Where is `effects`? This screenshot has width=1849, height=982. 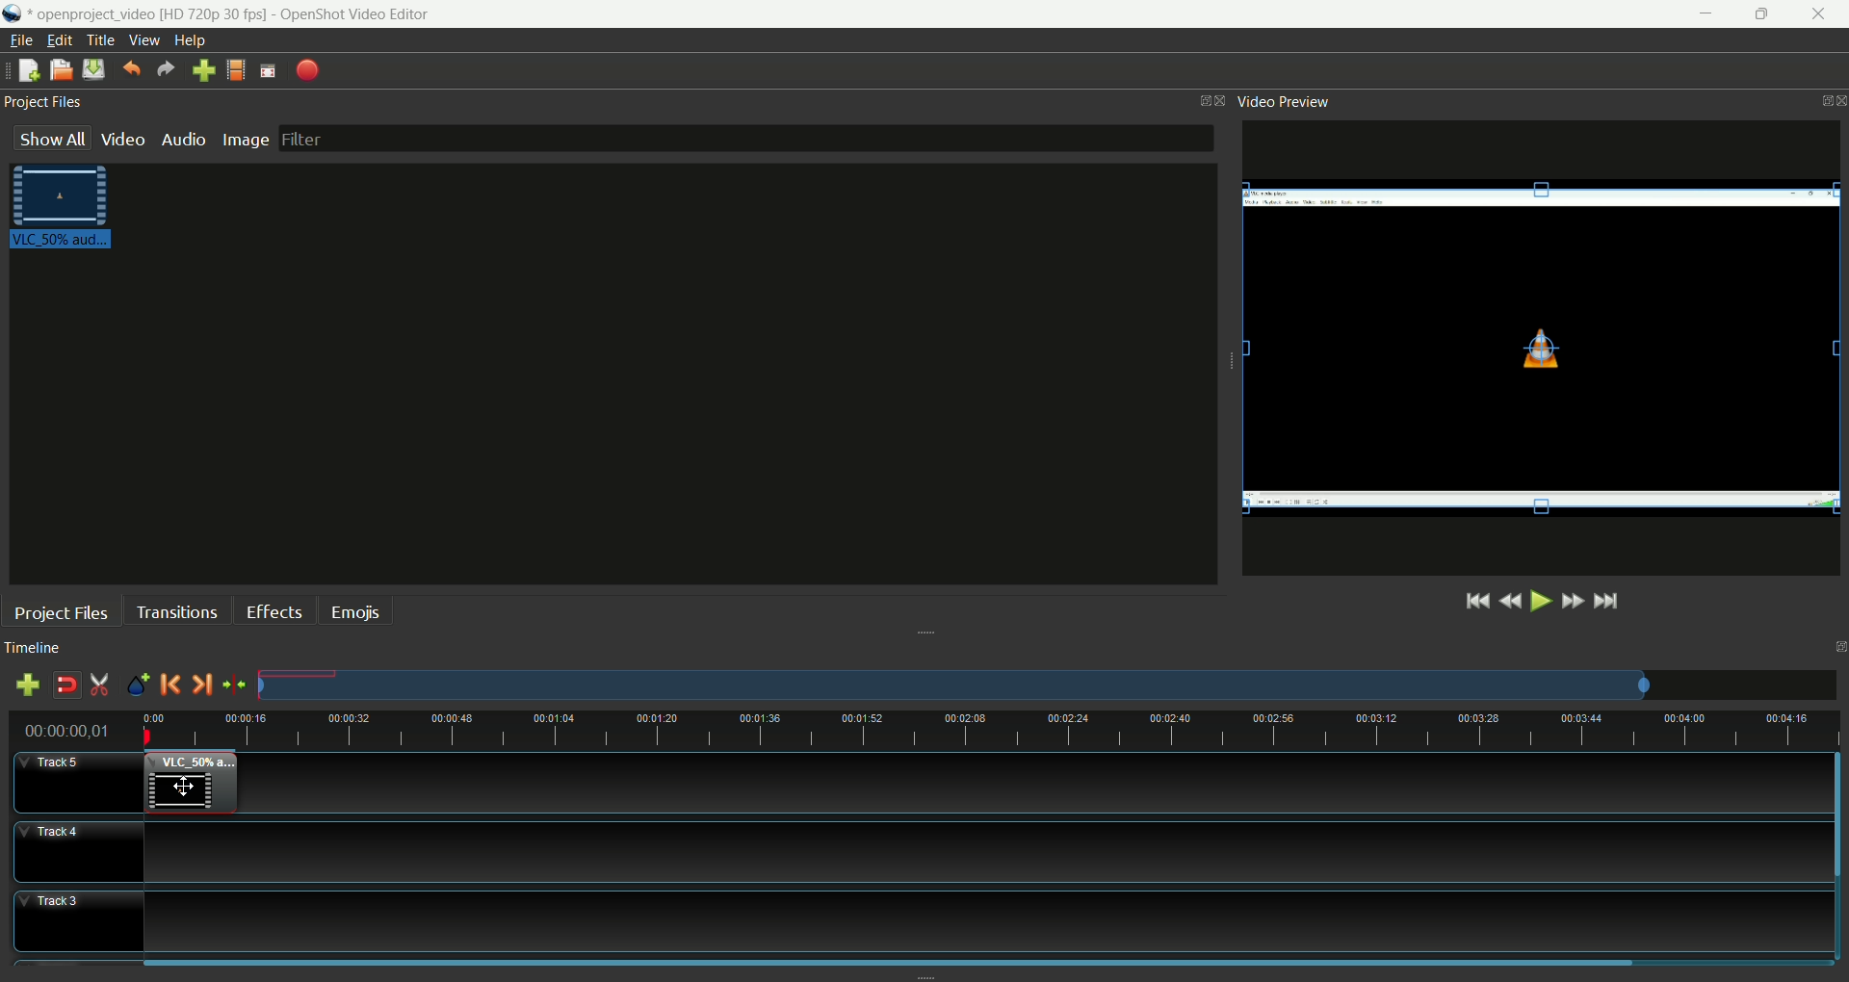 effects is located at coordinates (275, 609).